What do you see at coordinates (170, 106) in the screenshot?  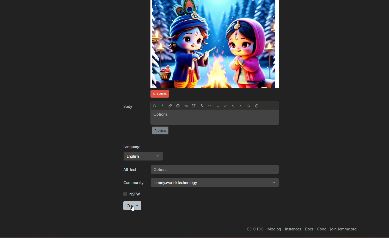 I see `link` at bounding box center [170, 106].